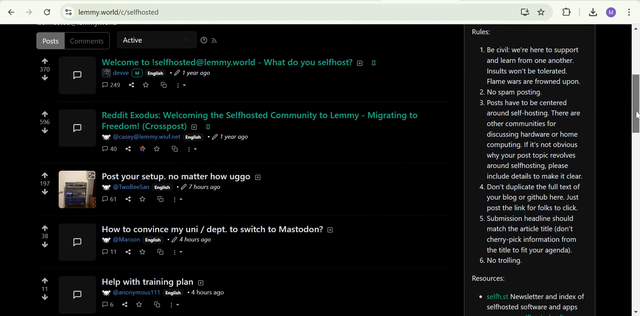 The width and height of the screenshot is (640, 316). I want to click on Collapse, so click(201, 282).